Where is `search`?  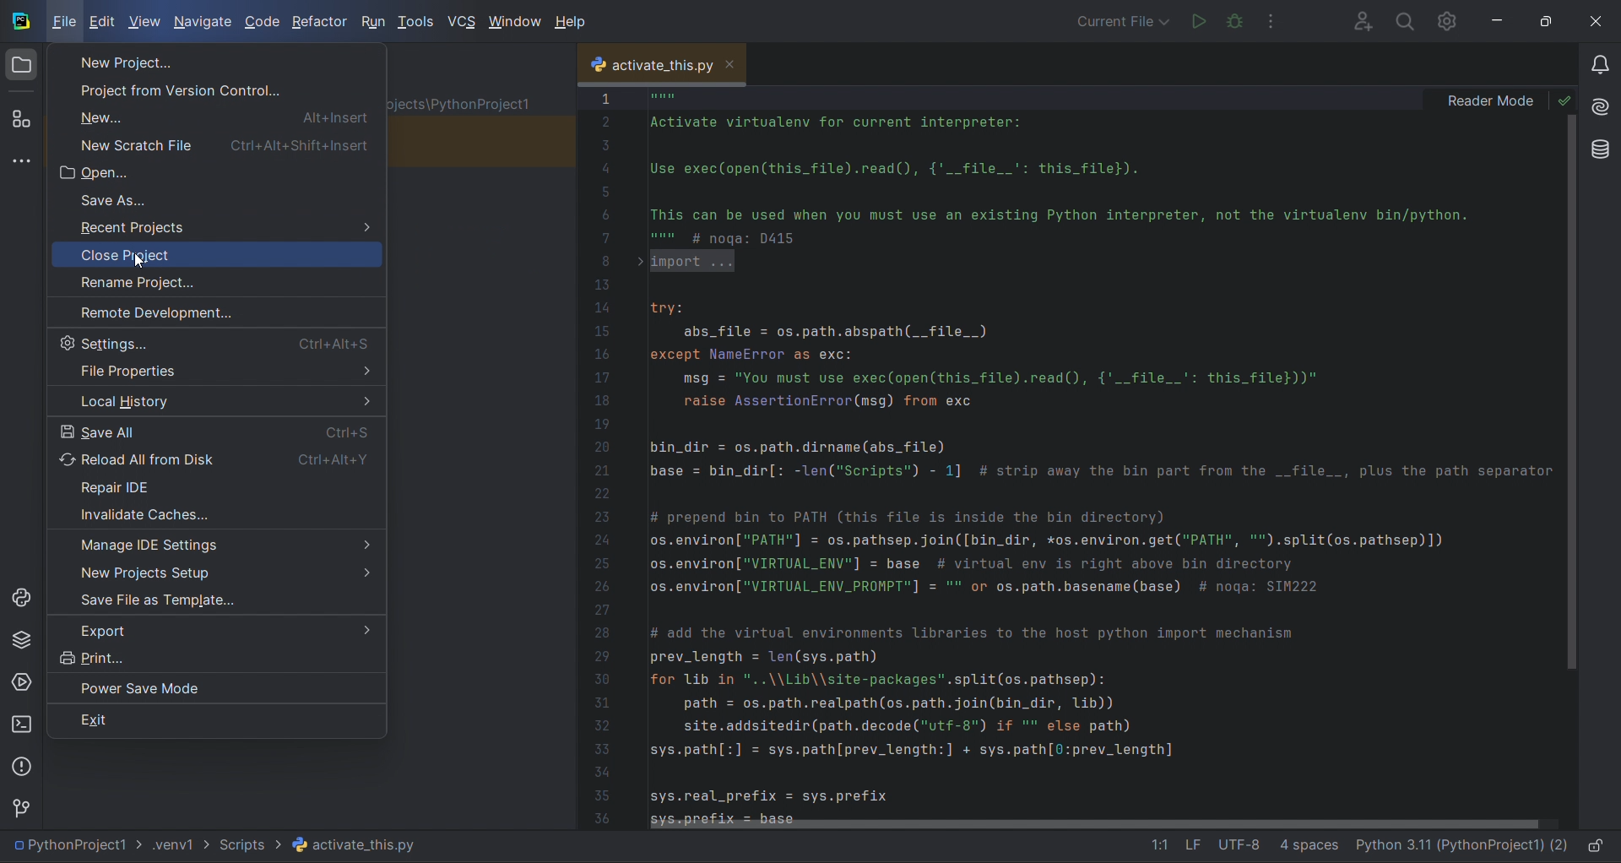
search is located at coordinates (1403, 22).